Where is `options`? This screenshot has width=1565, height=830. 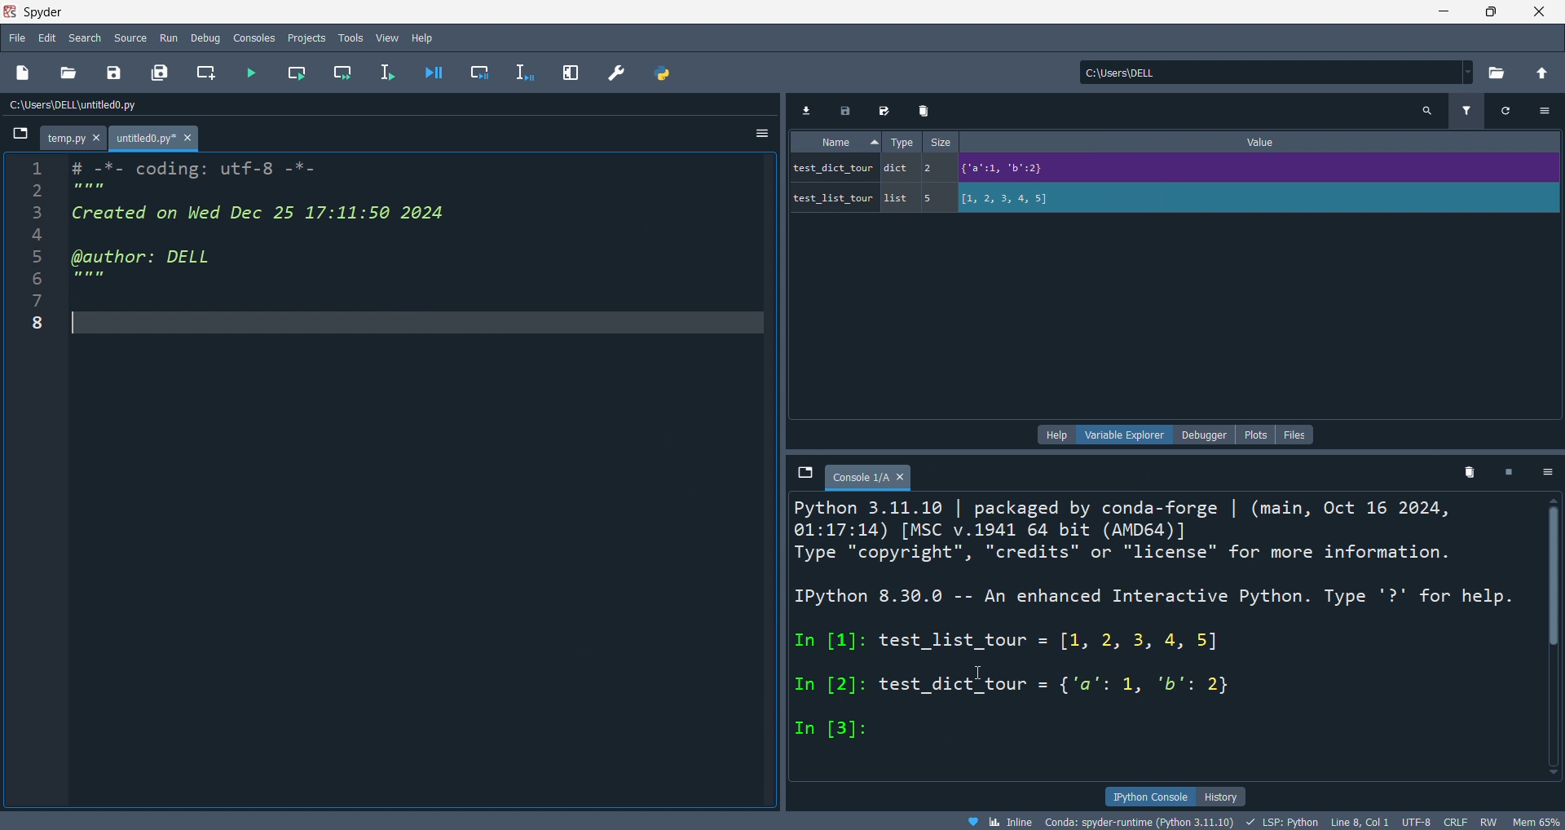 options is located at coordinates (1550, 472).